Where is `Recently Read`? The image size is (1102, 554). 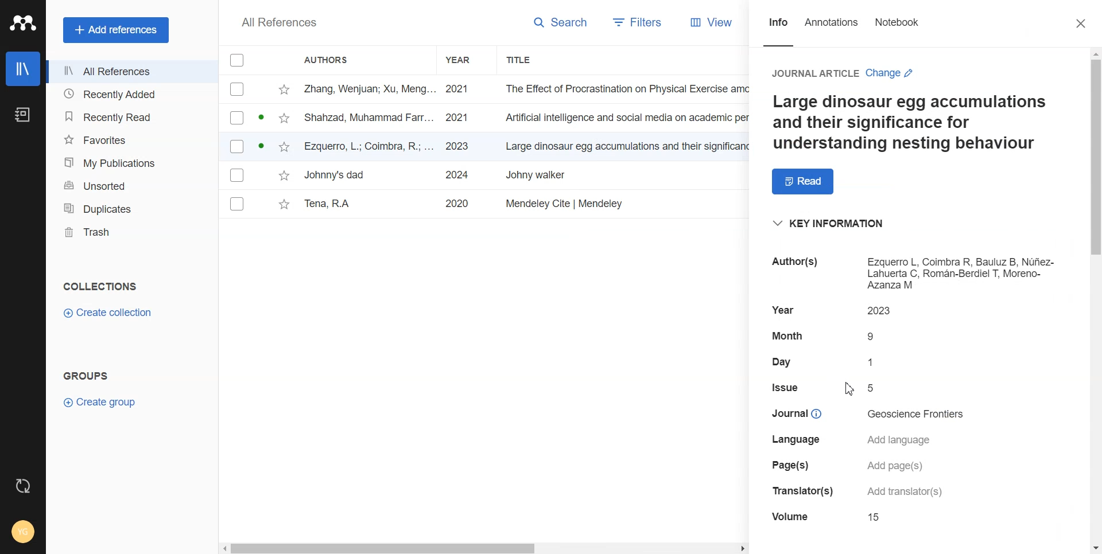 Recently Read is located at coordinates (130, 116).